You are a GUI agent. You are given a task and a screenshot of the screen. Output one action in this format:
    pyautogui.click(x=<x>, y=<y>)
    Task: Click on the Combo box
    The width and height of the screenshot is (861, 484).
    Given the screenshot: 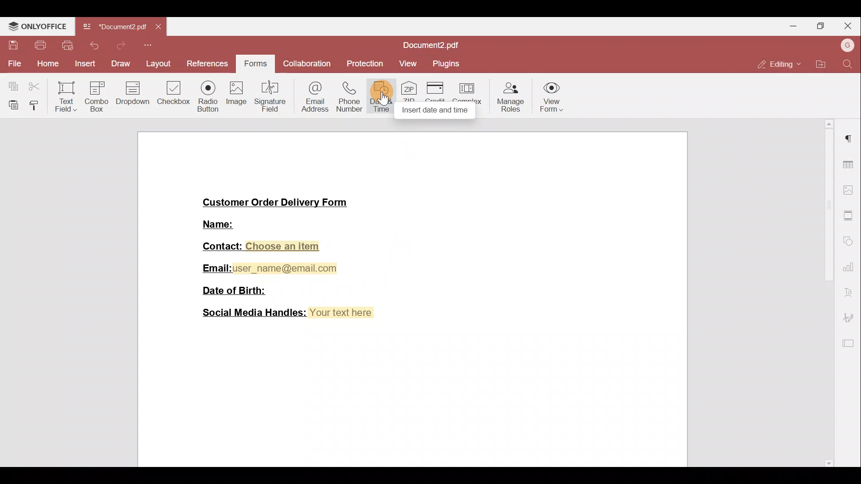 What is the action you would take?
    pyautogui.click(x=96, y=95)
    